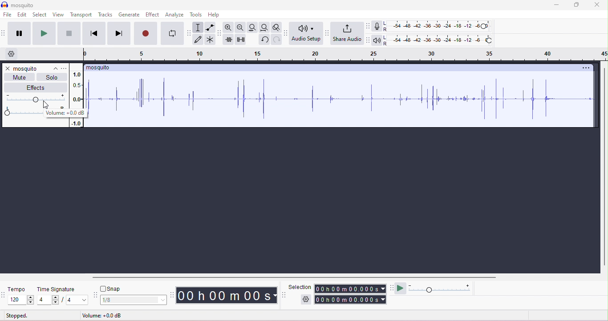  What do you see at coordinates (35, 99) in the screenshot?
I see `volume` at bounding box center [35, 99].